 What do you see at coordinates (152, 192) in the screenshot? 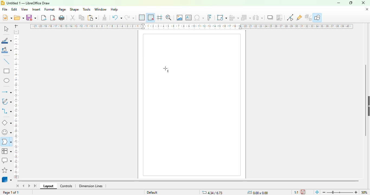
I see `default` at bounding box center [152, 192].